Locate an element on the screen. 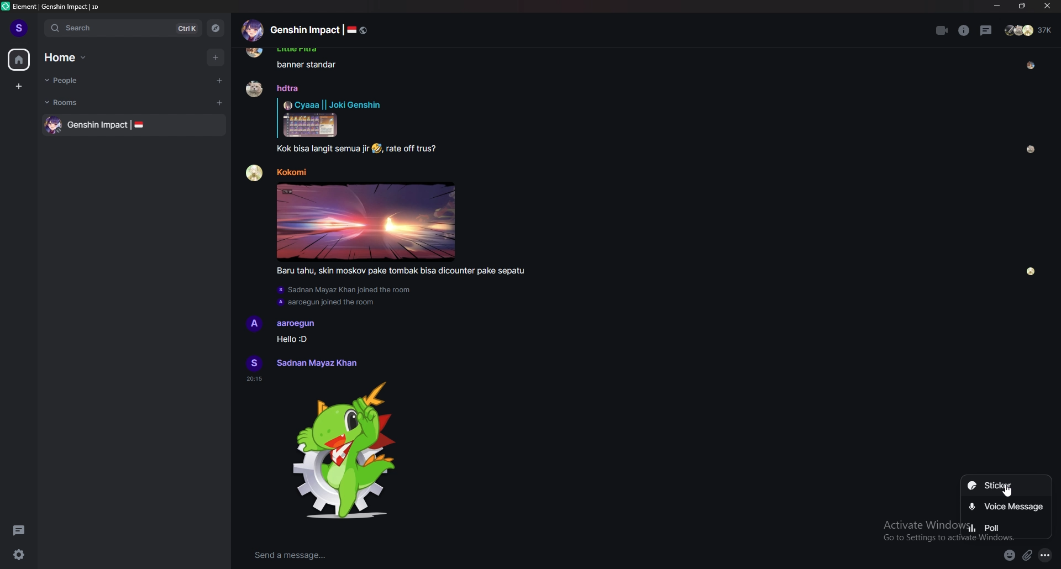 The width and height of the screenshot is (1061, 569). Indicates group is public is located at coordinates (364, 30).